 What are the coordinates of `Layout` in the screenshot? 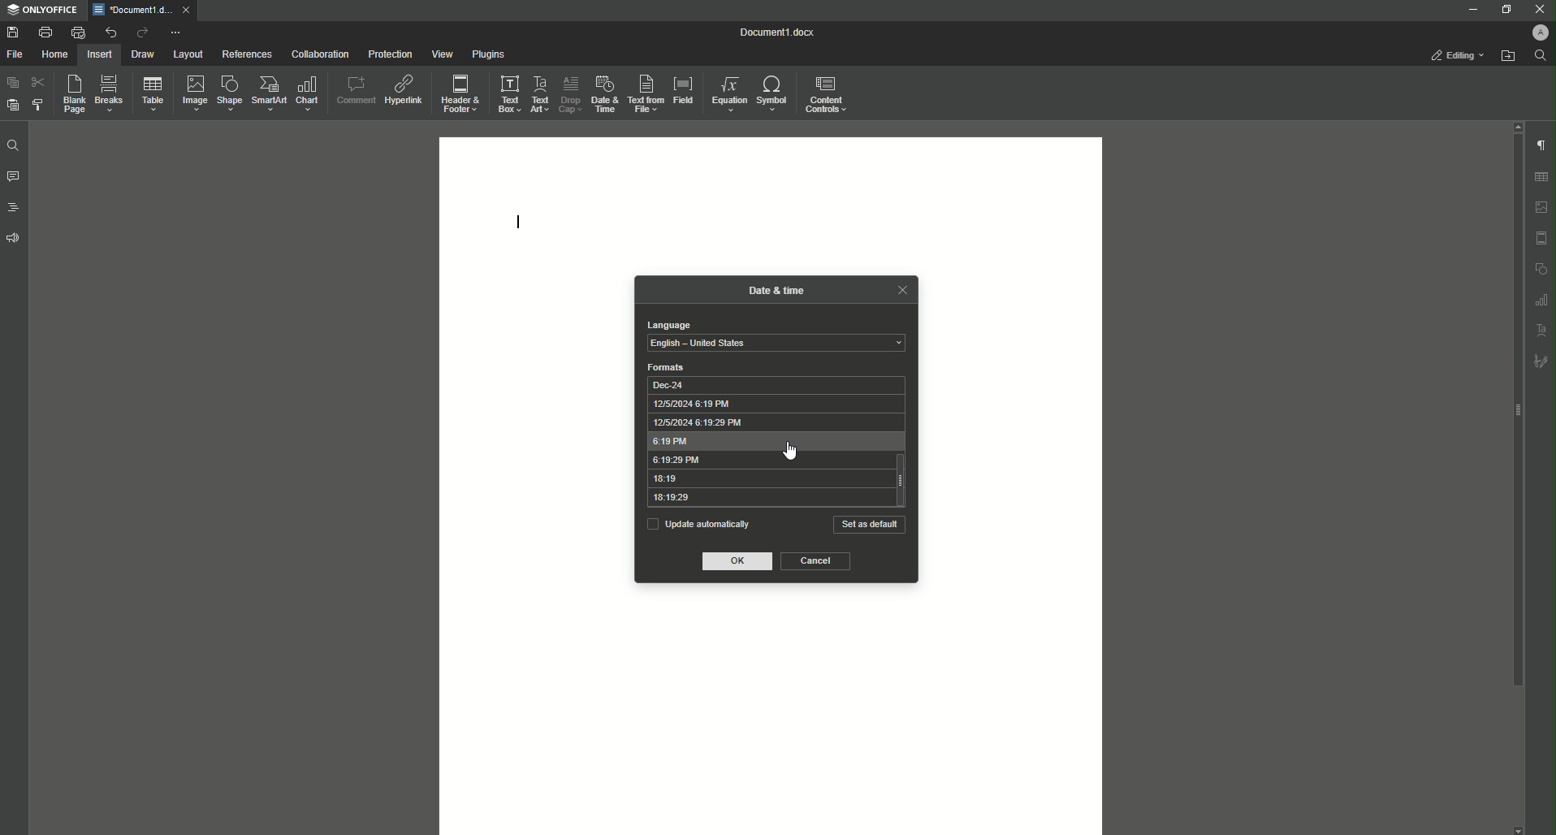 It's located at (188, 54).